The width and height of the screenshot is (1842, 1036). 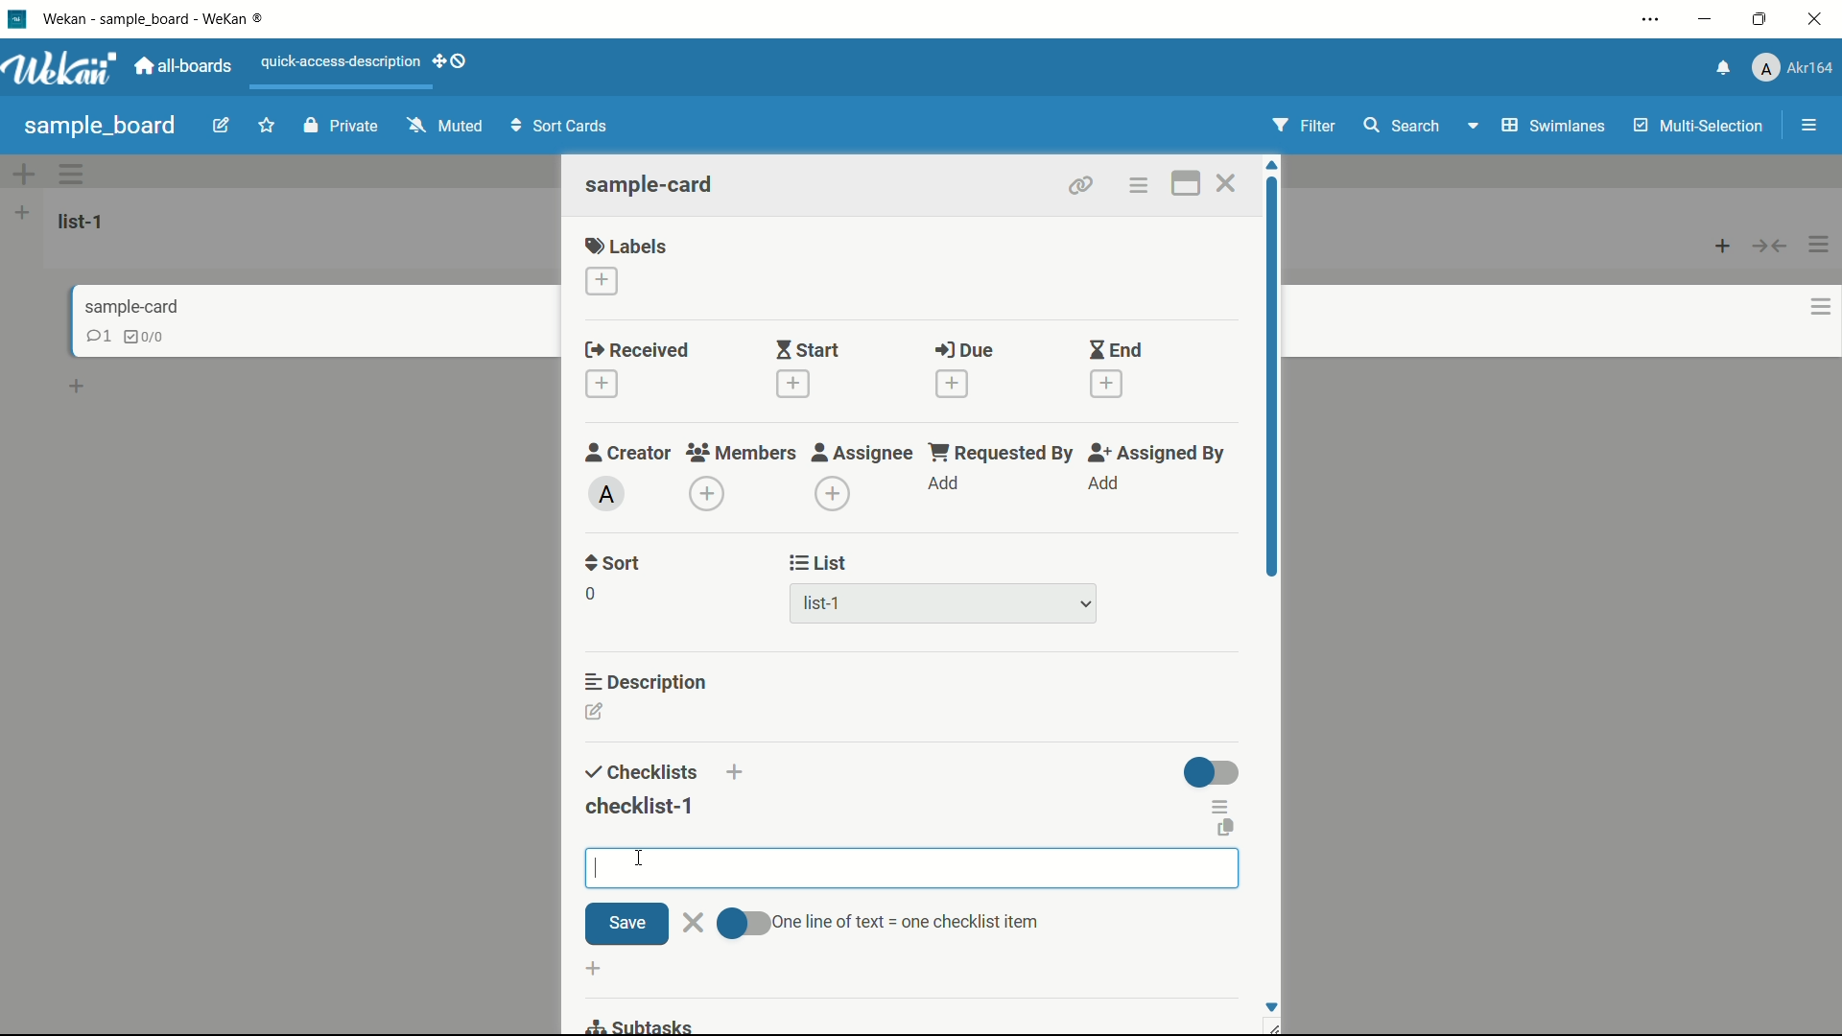 What do you see at coordinates (629, 925) in the screenshot?
I see `save` at bounding box center [629, 925].